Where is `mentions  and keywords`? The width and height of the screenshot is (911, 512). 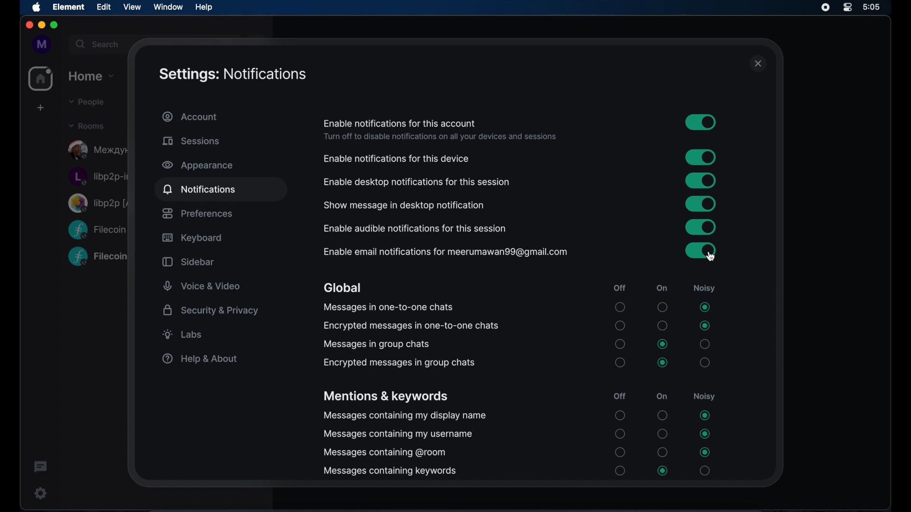 mentions  and keywords is located at coordinates (385, 397).